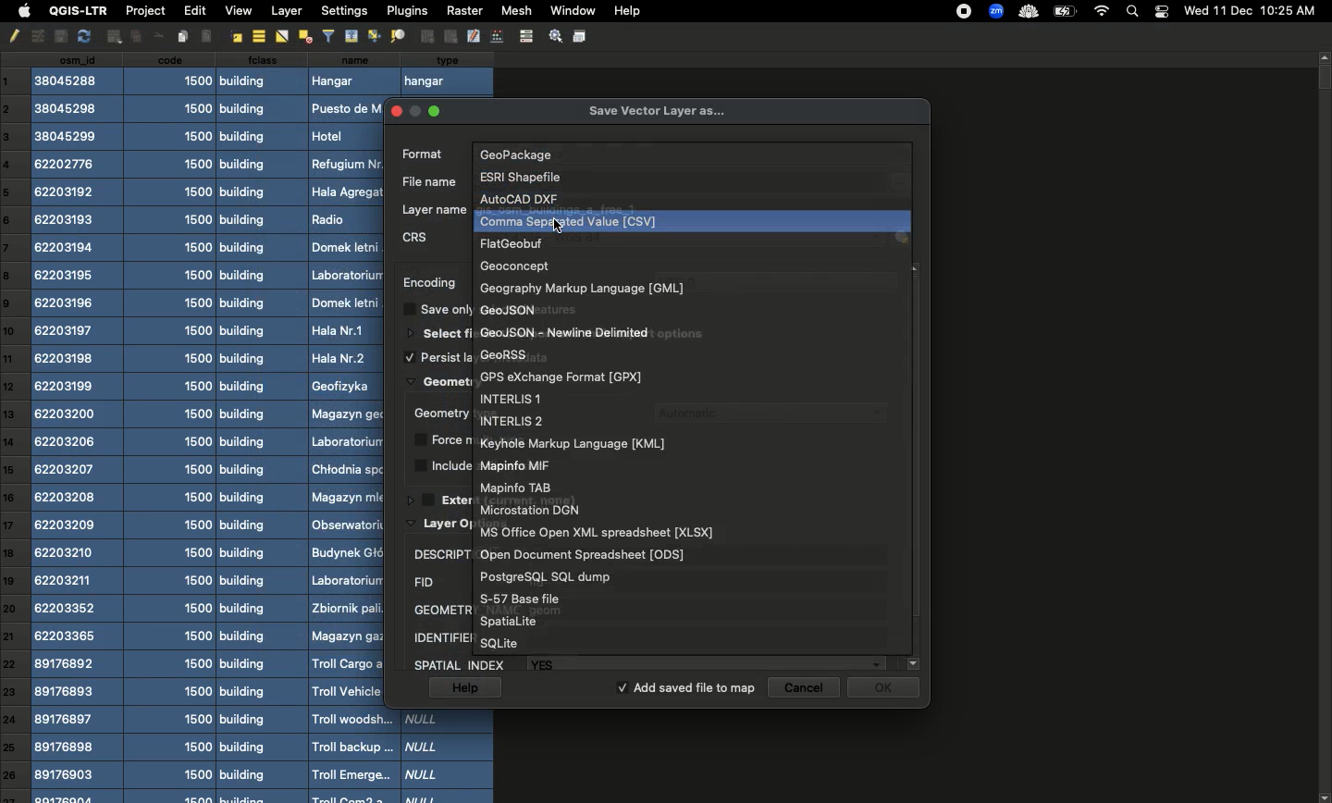  Describe the element at coordinates (78, 428) in the screenshot. I see `csn_id` at that location.